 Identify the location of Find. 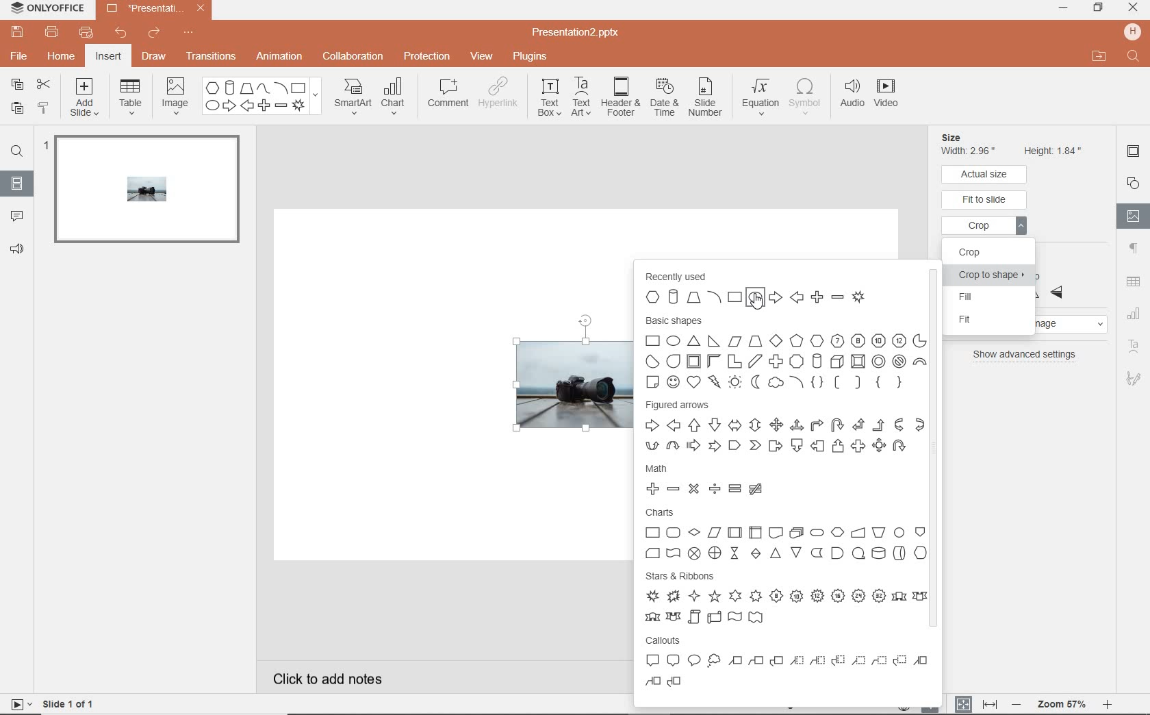
(1132, 56).